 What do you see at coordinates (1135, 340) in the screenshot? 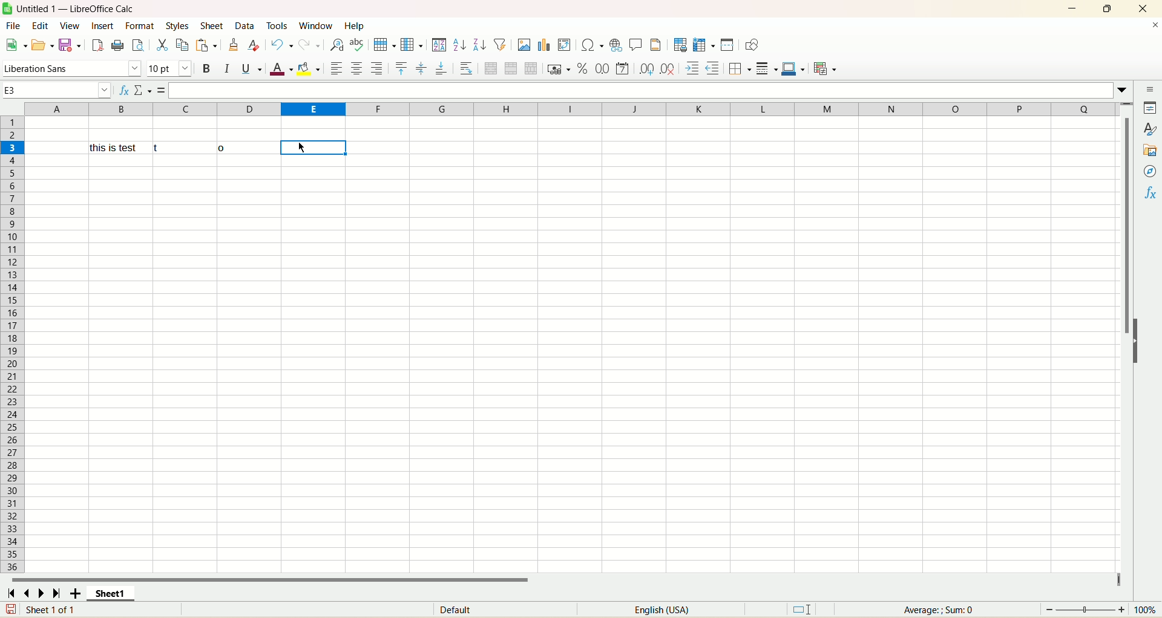
I see `hide` at bounding box center [1135, 340].